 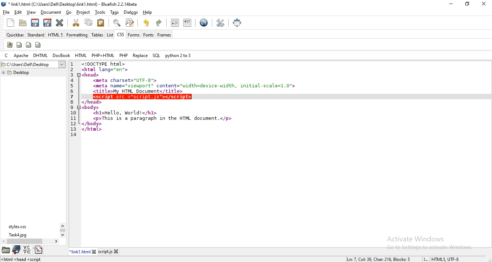 I want to click on <html<head<script, so click(x=22, y=259).